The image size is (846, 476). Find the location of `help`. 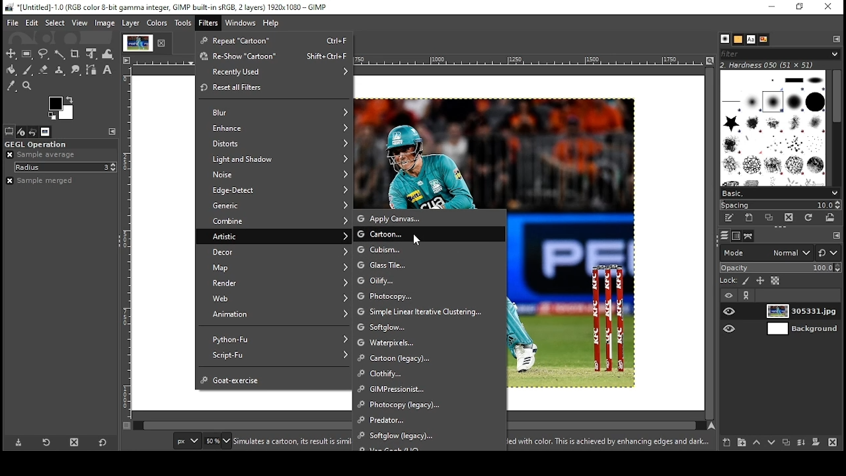

help is located at coordinates (272, 23).